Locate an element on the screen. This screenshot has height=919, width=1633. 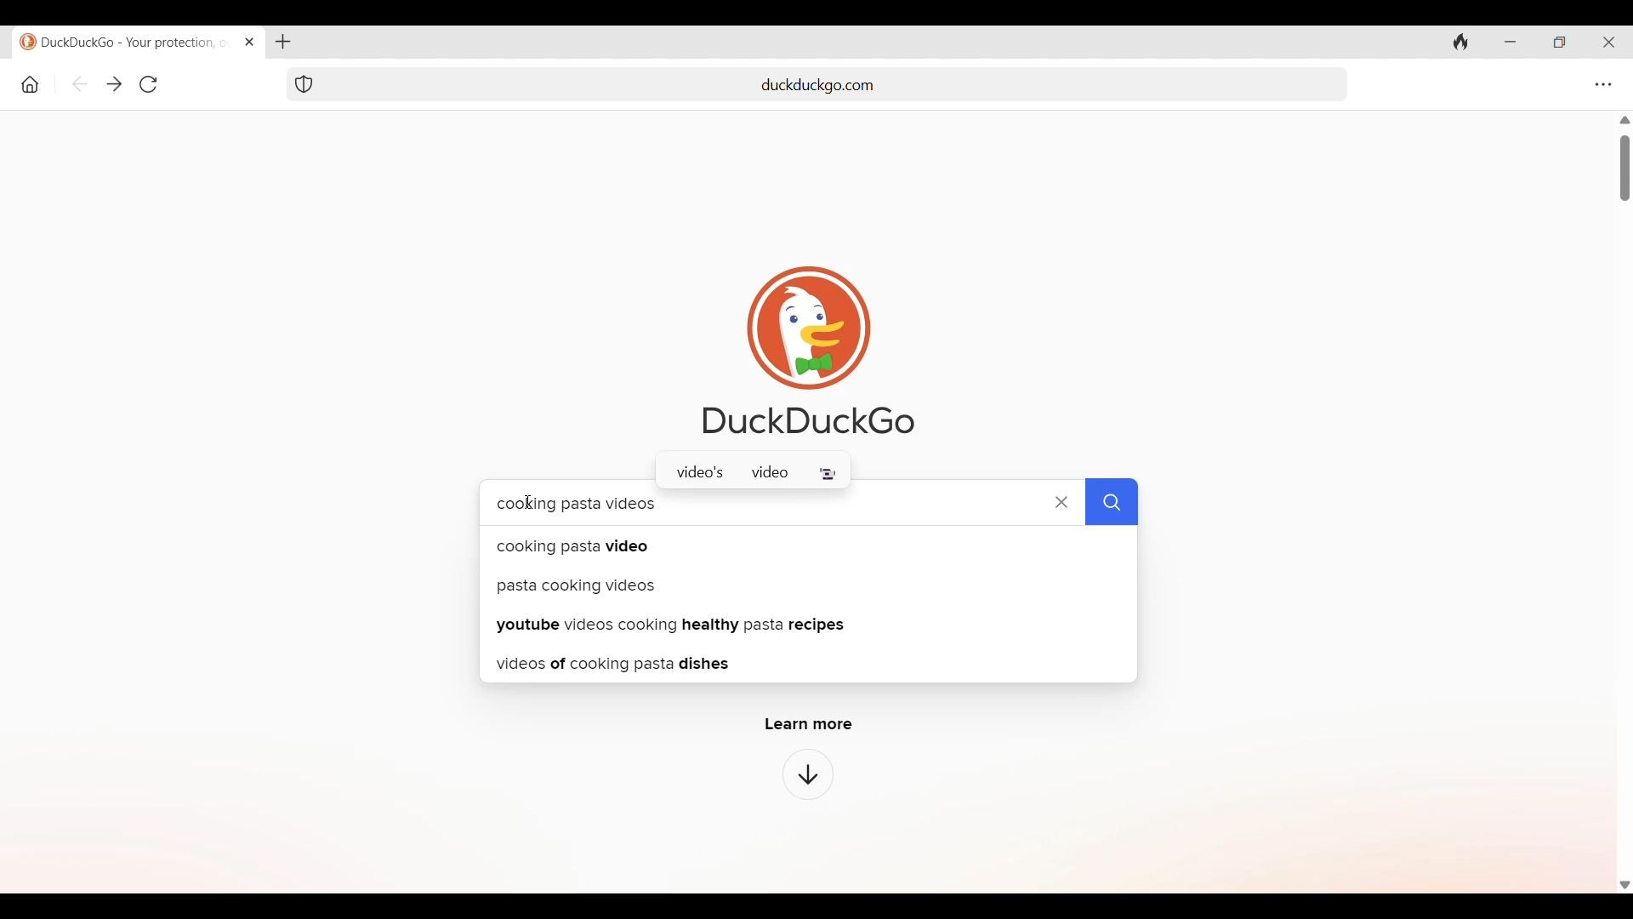
Refresh page is located at coordinates (148, 84).